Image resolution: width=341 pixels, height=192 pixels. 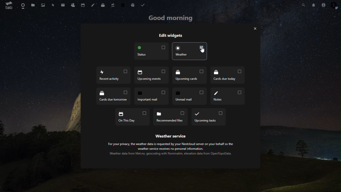 I want to click on weather service info, so click(x=173, y=146).